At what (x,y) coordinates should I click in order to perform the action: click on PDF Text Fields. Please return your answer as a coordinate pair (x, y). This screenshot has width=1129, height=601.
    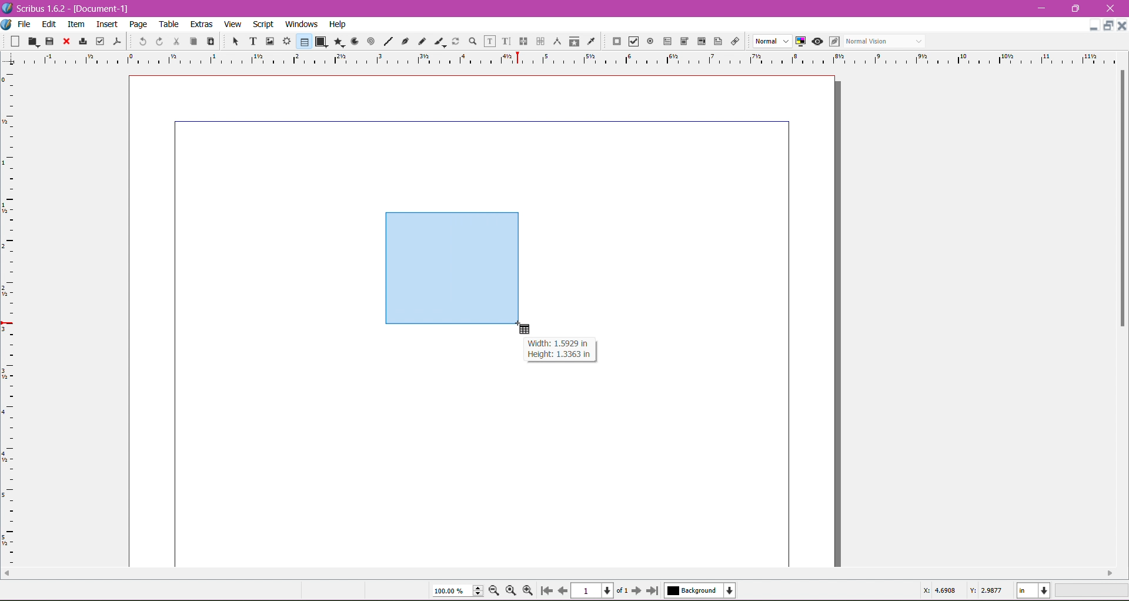
    Looking at the image, I should click on (665, 42).